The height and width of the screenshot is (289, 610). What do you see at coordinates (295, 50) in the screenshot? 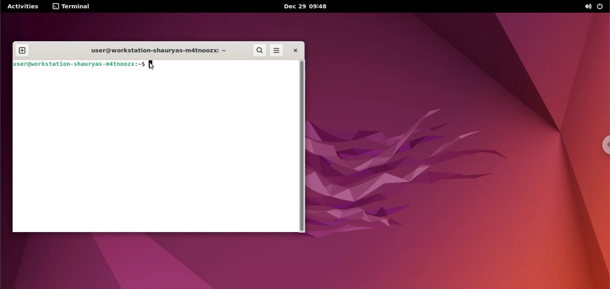
I see `close` at bounding box center [295, 50].